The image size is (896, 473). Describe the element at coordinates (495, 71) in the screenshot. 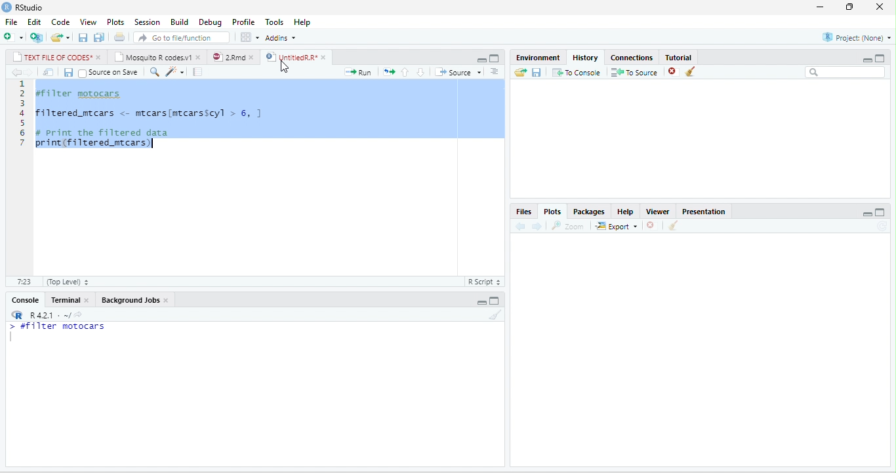

I see `options` at that location.